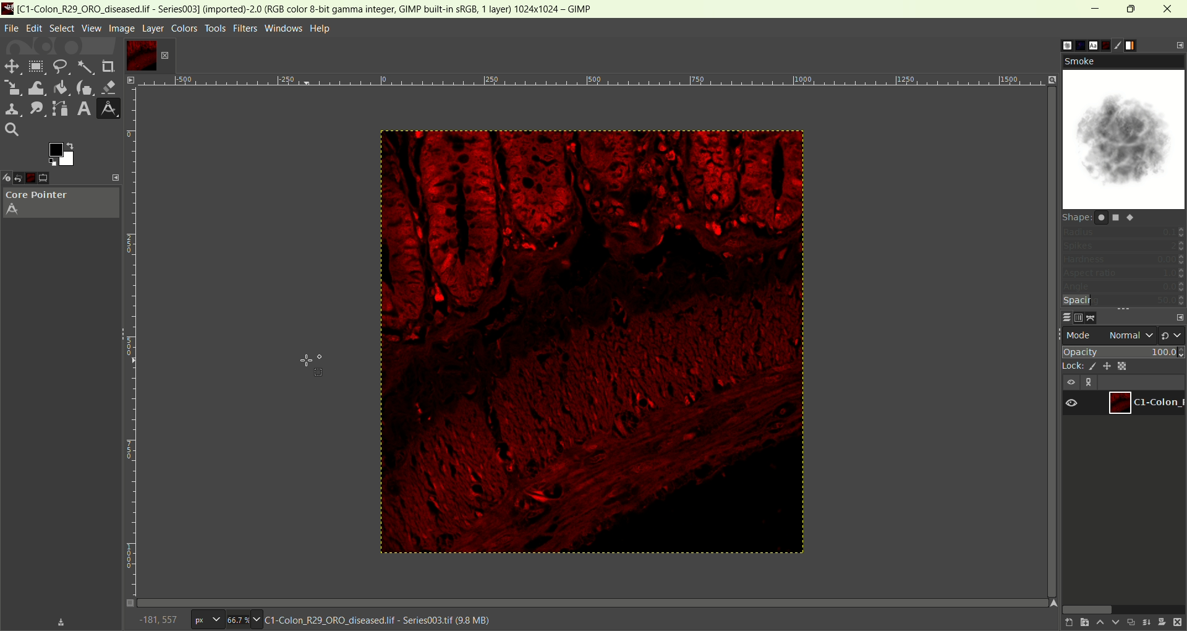 The height and width of the screenshot is (631, 1187). I want to click on ink tool, so click(85, 87).